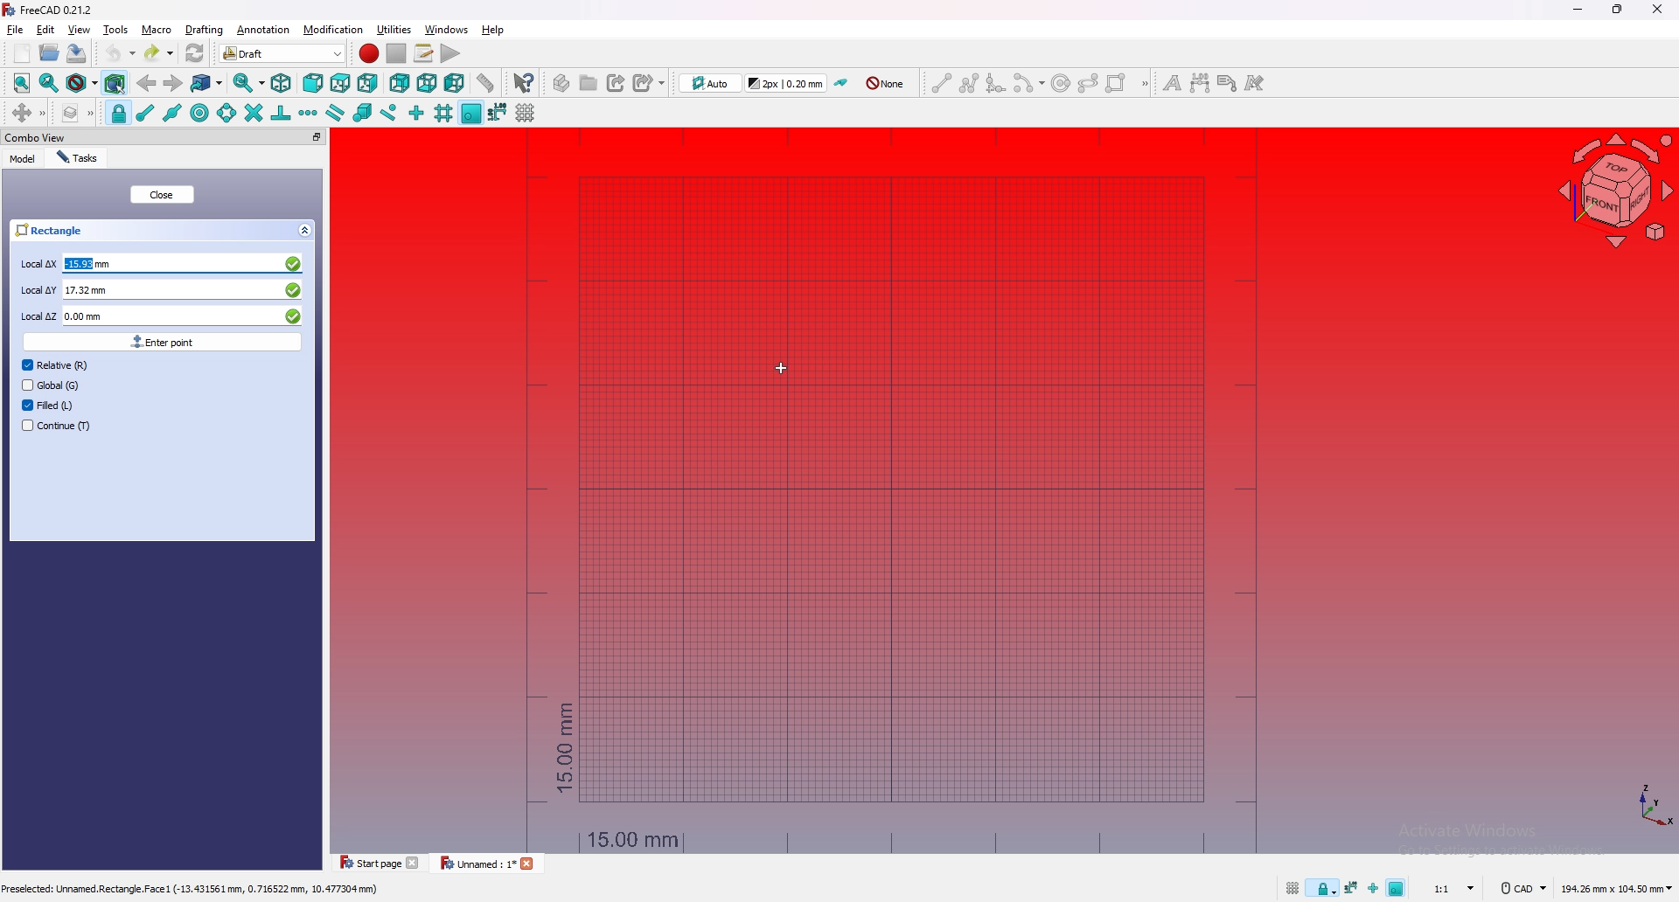  What do you see at coordinates (1292, 889) in the screenshot?
I see `toggle grid` at bounding box center [1292, 889].